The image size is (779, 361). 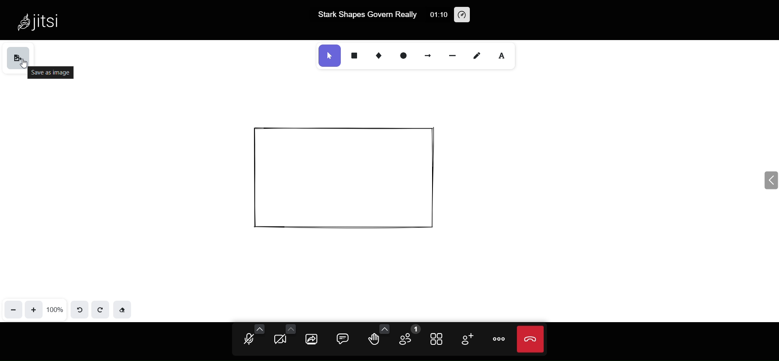 I want to click on jitsi, so click(x=39, y=21).